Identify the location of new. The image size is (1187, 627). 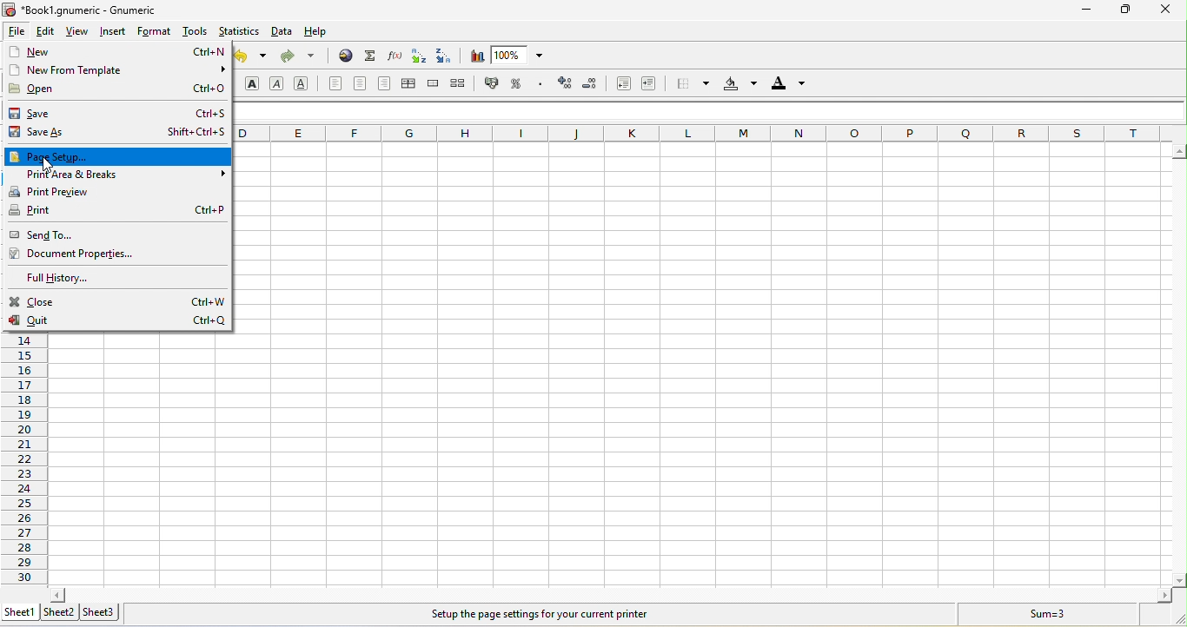
(117, 52).